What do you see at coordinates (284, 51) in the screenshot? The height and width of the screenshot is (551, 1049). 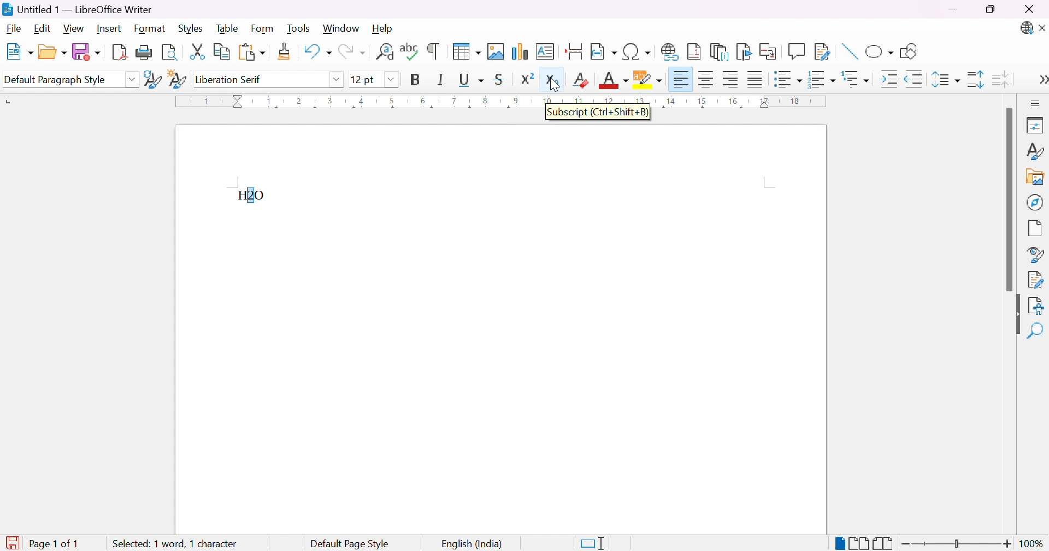 I see `` at bounding box center [284, 51].